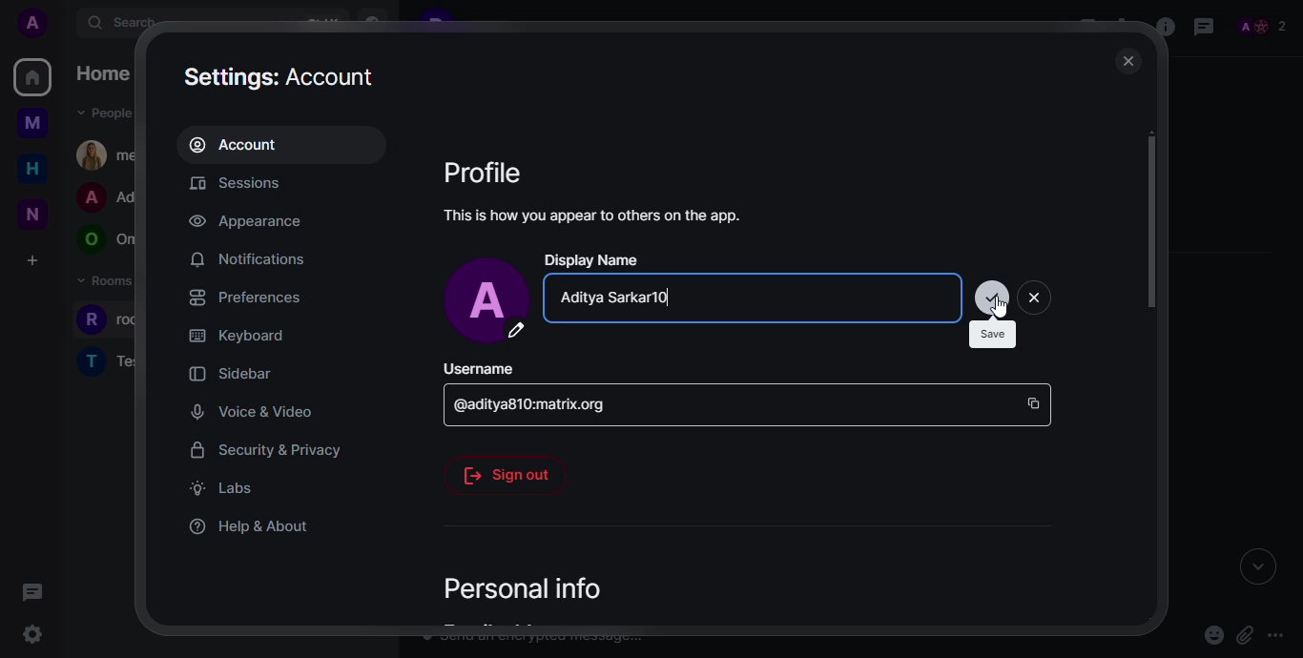 The width and height of the screenshot is (1303, 658). Describe the element at coordinates (595, 215) in the screenshot. I see `info` at that location.